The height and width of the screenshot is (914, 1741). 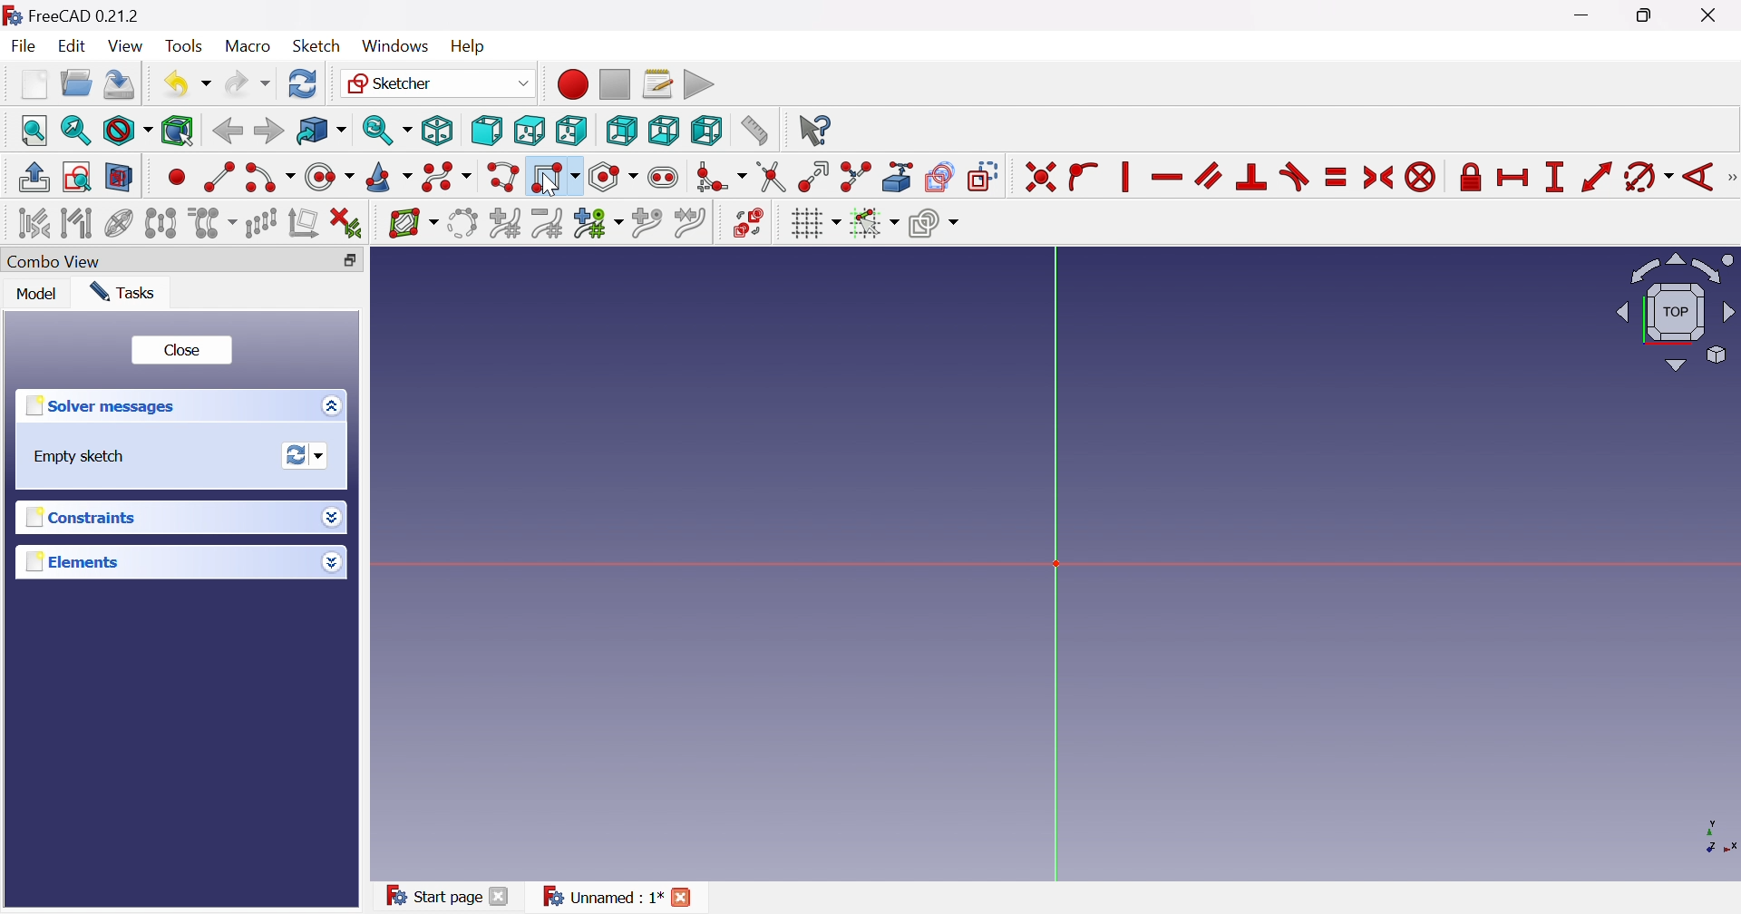 I want to click on Rectangular array, so click(x=262, y=223).